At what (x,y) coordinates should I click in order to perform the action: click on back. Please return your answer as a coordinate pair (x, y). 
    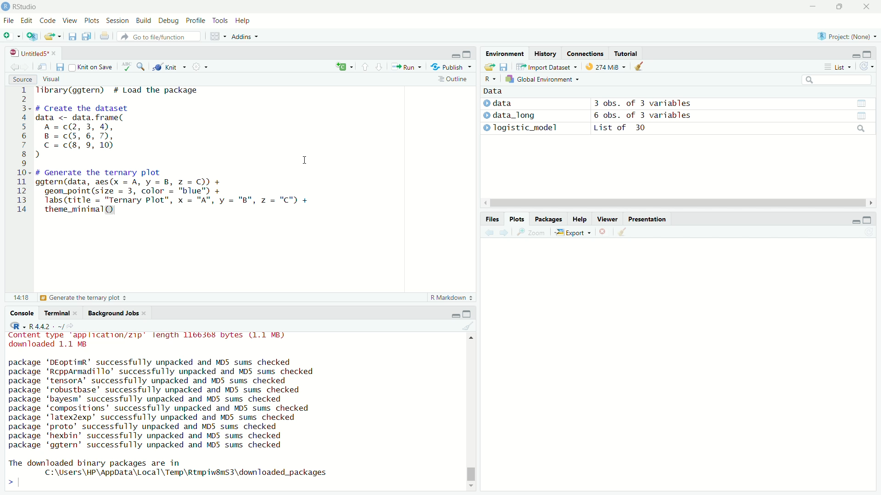
    Looking at the image, I should click on (13, 66).